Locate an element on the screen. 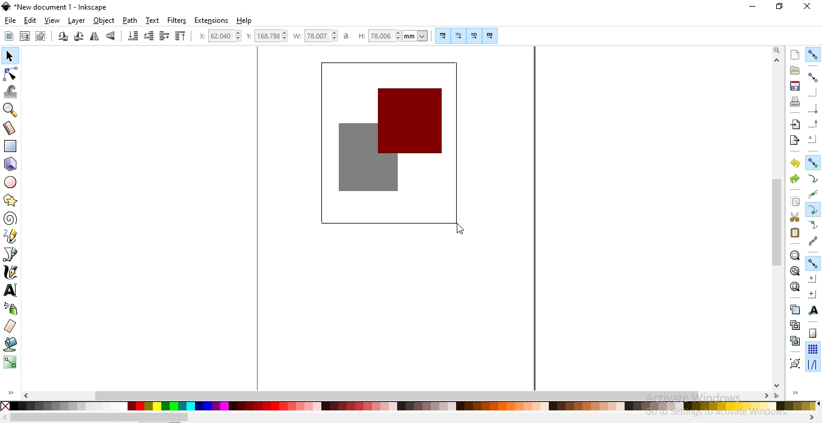 The width and height of the screenshot is (822, 423). undo is located at coordinates (795, 163).